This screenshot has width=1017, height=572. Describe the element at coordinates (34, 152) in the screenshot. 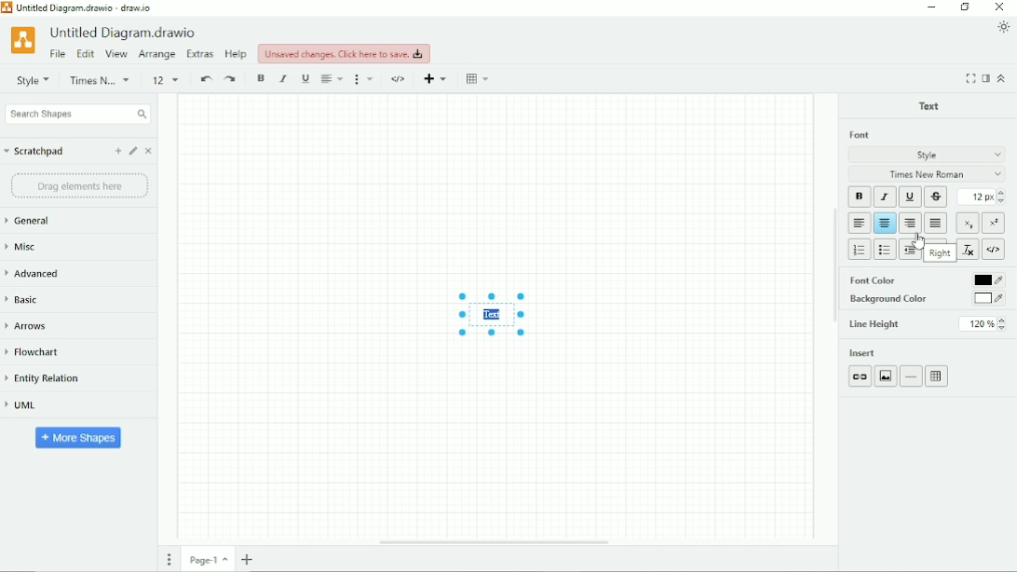

I see `Scratchpad` at that location.